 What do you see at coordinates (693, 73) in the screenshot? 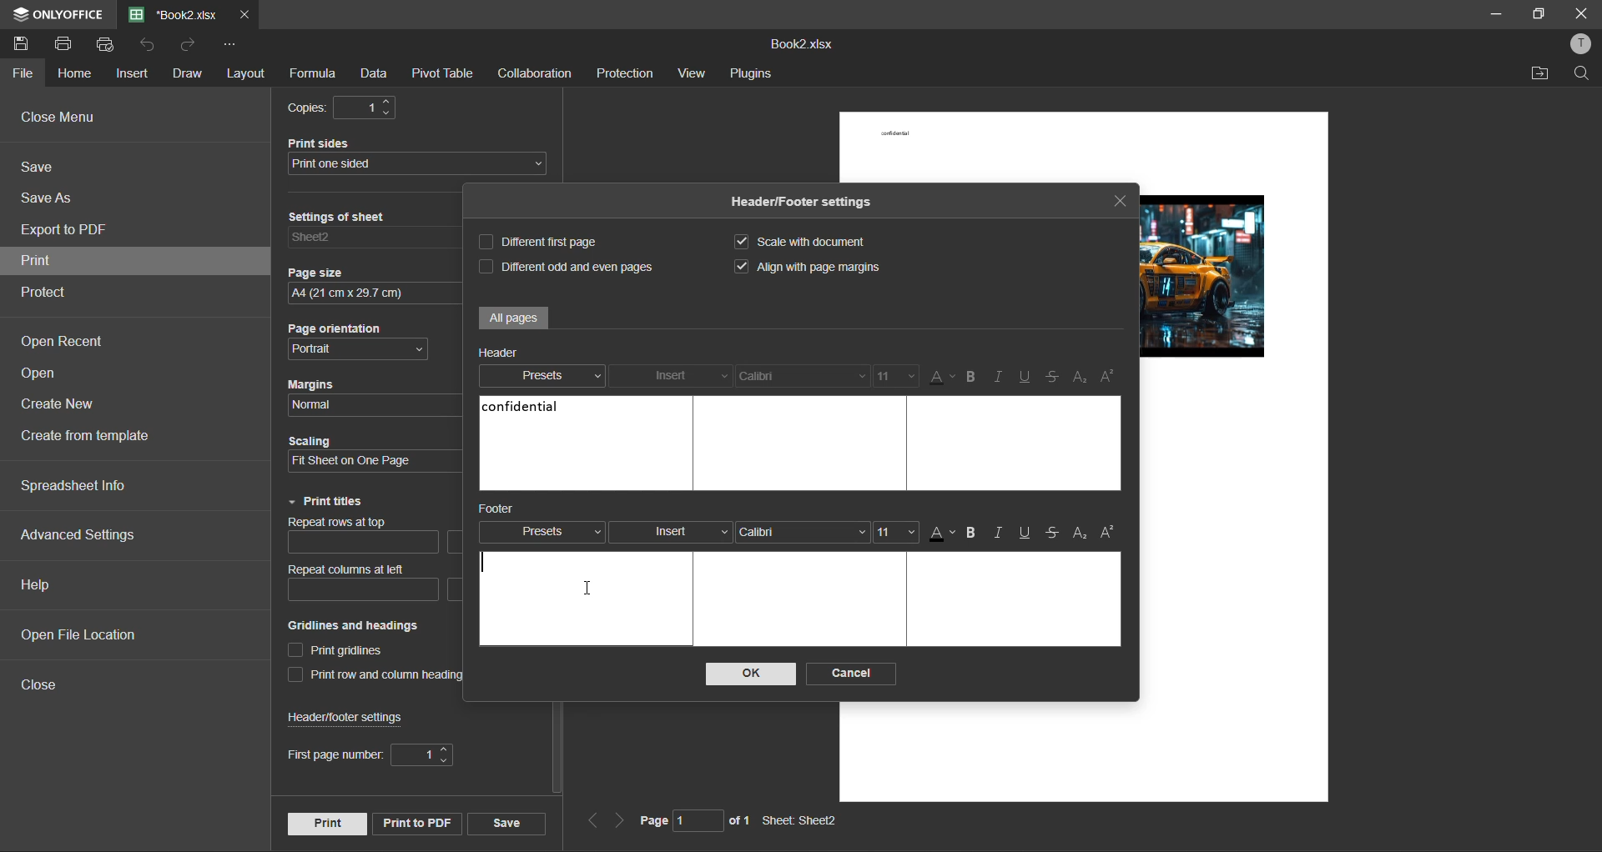
I see `view` at bounding box center [693, 73].